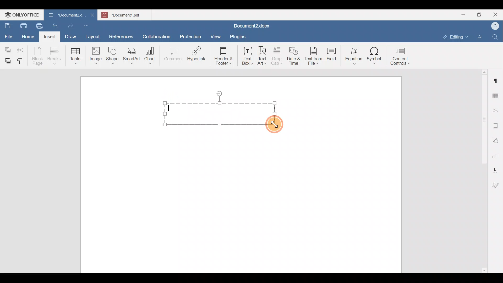 Image resolution: width=503 pixels, height=283 pixels. I want to click on View, so click(216, 35).